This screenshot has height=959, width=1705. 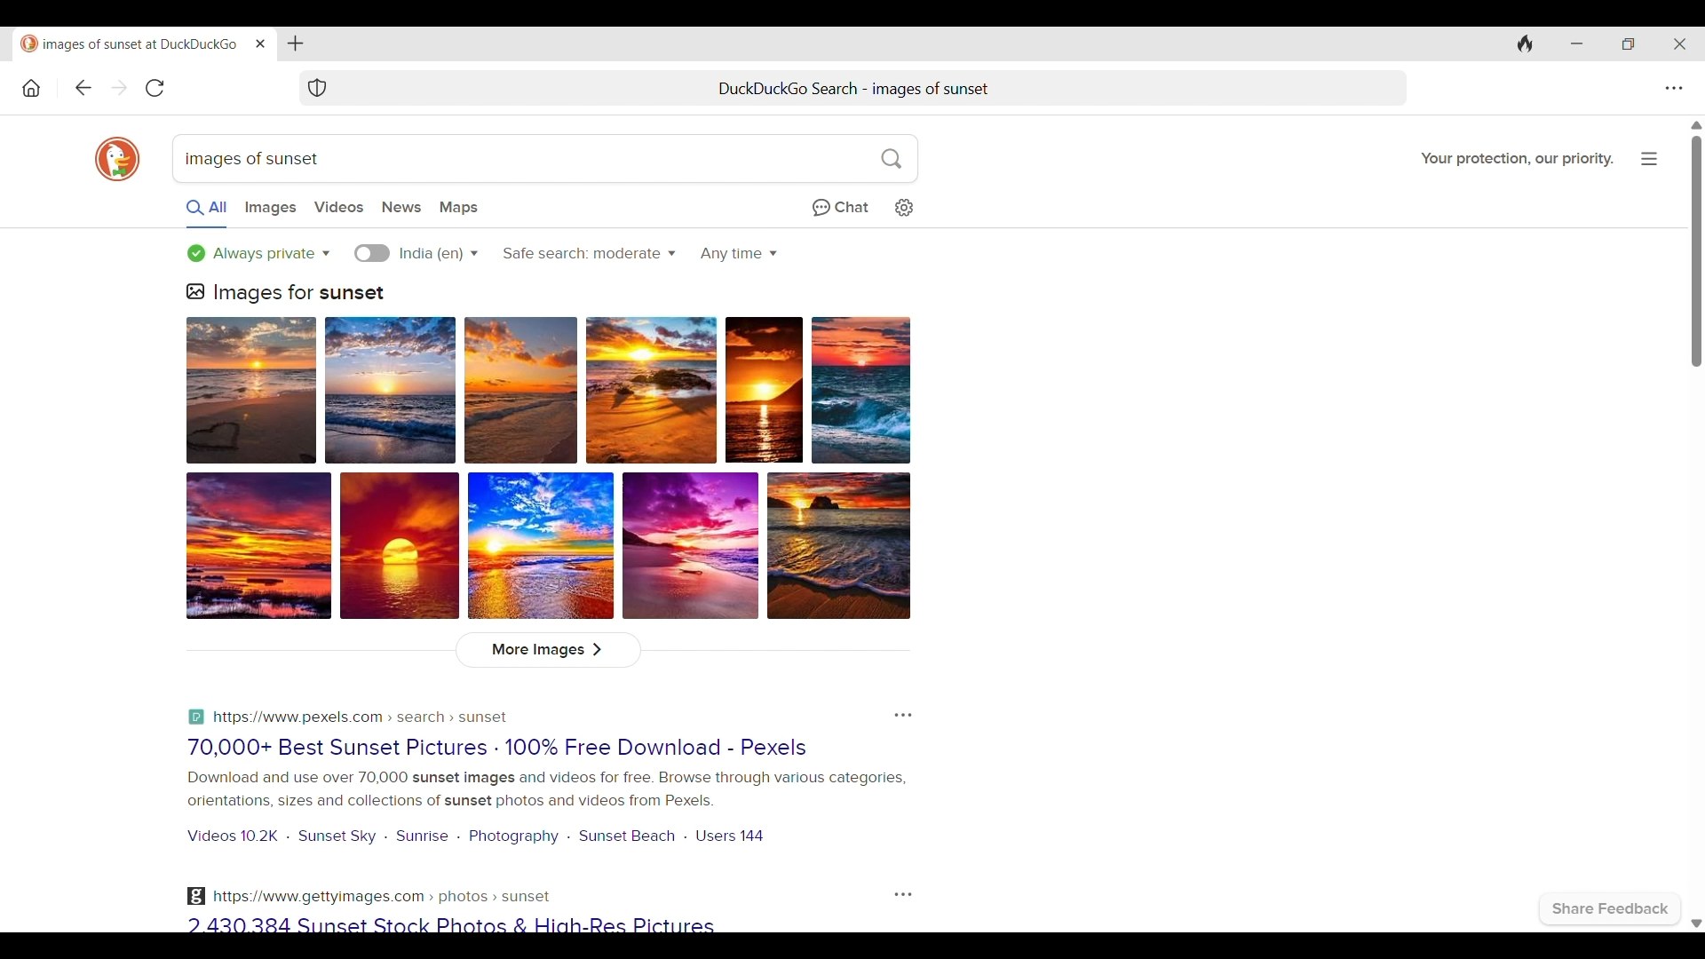 I want to click on Scroll down, so click(x=1694, y=924).